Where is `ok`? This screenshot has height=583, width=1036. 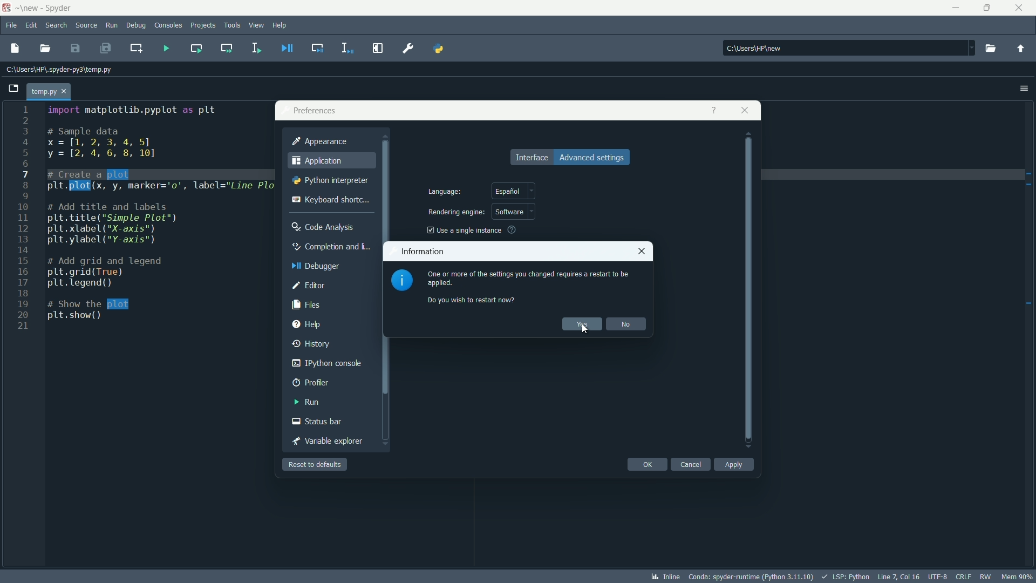
ok is located at coordinates (646, 465).